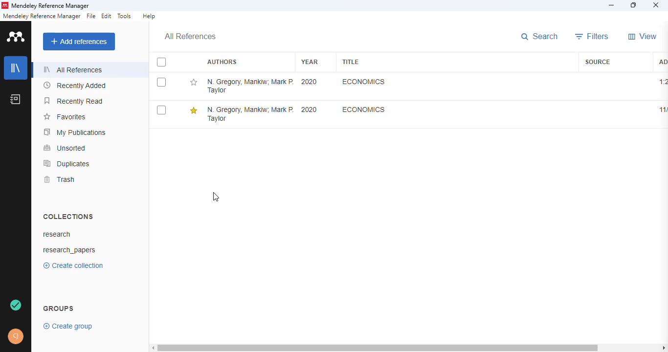 The width and height of the screenshot is (668, 352). I want to click on select, so click(161, 110).